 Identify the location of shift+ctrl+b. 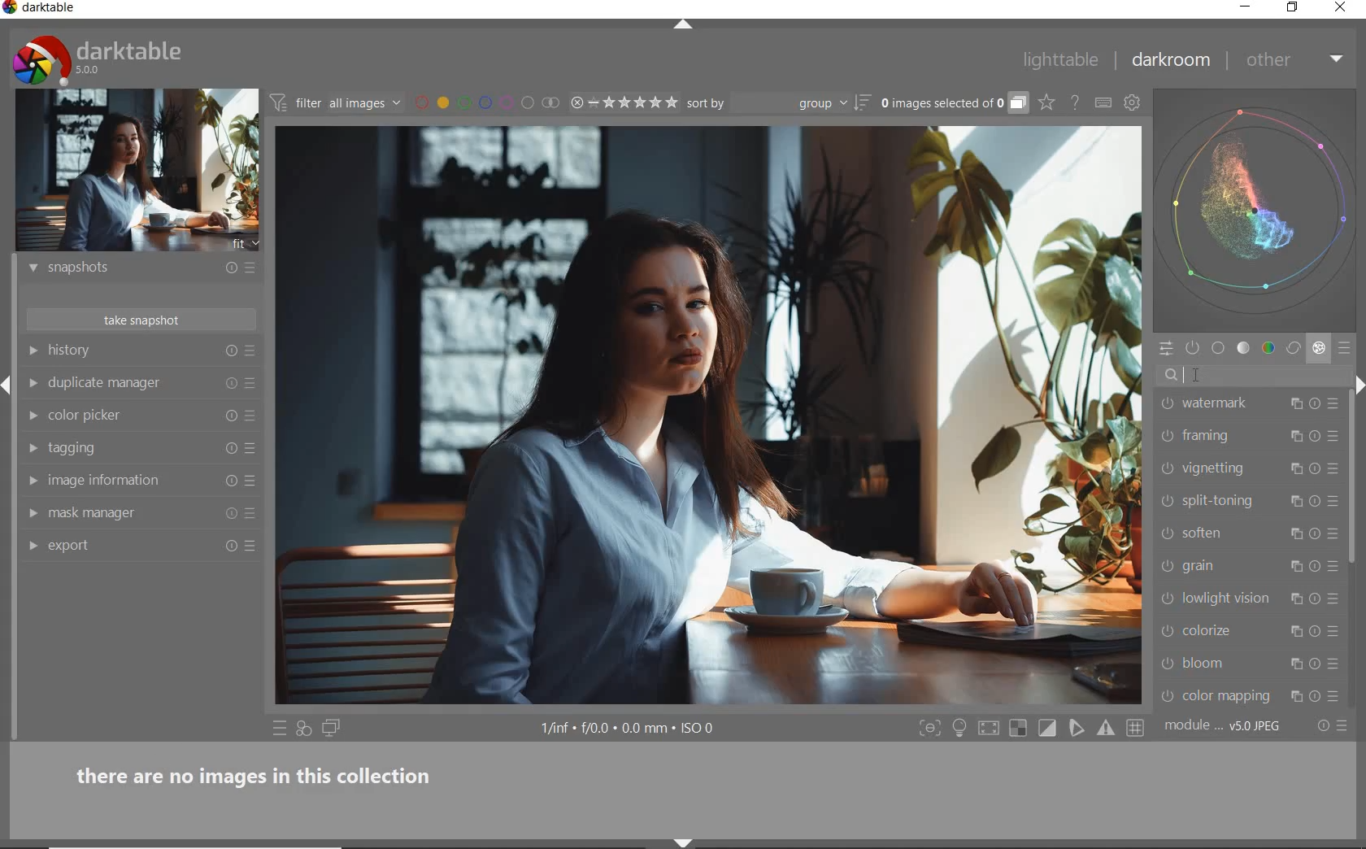
(684, 841).